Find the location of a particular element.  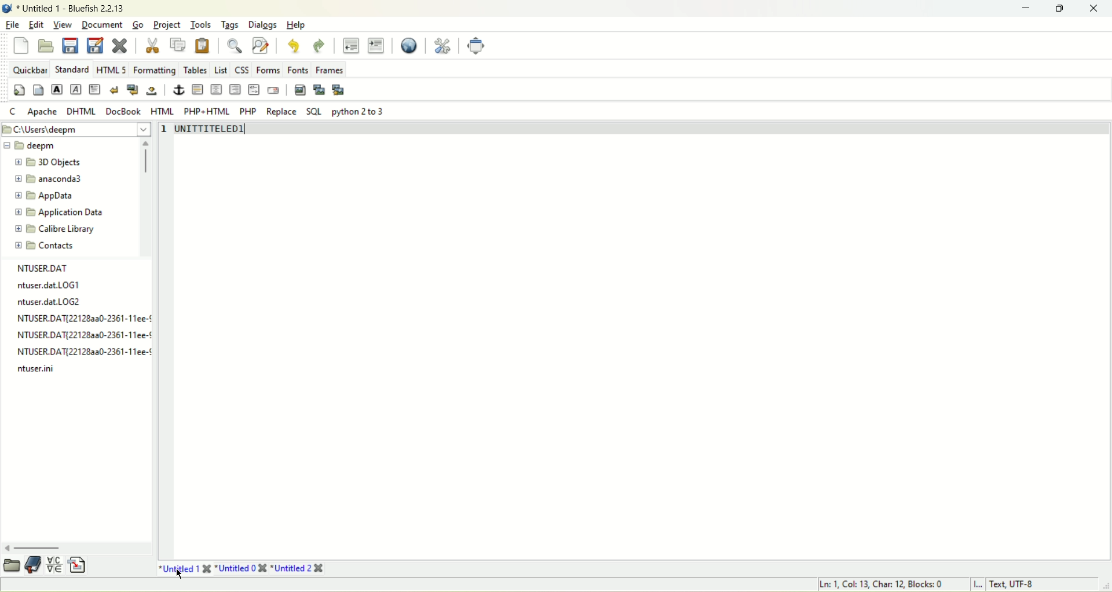

PHP+HTML is located at coordinates (205, 110).